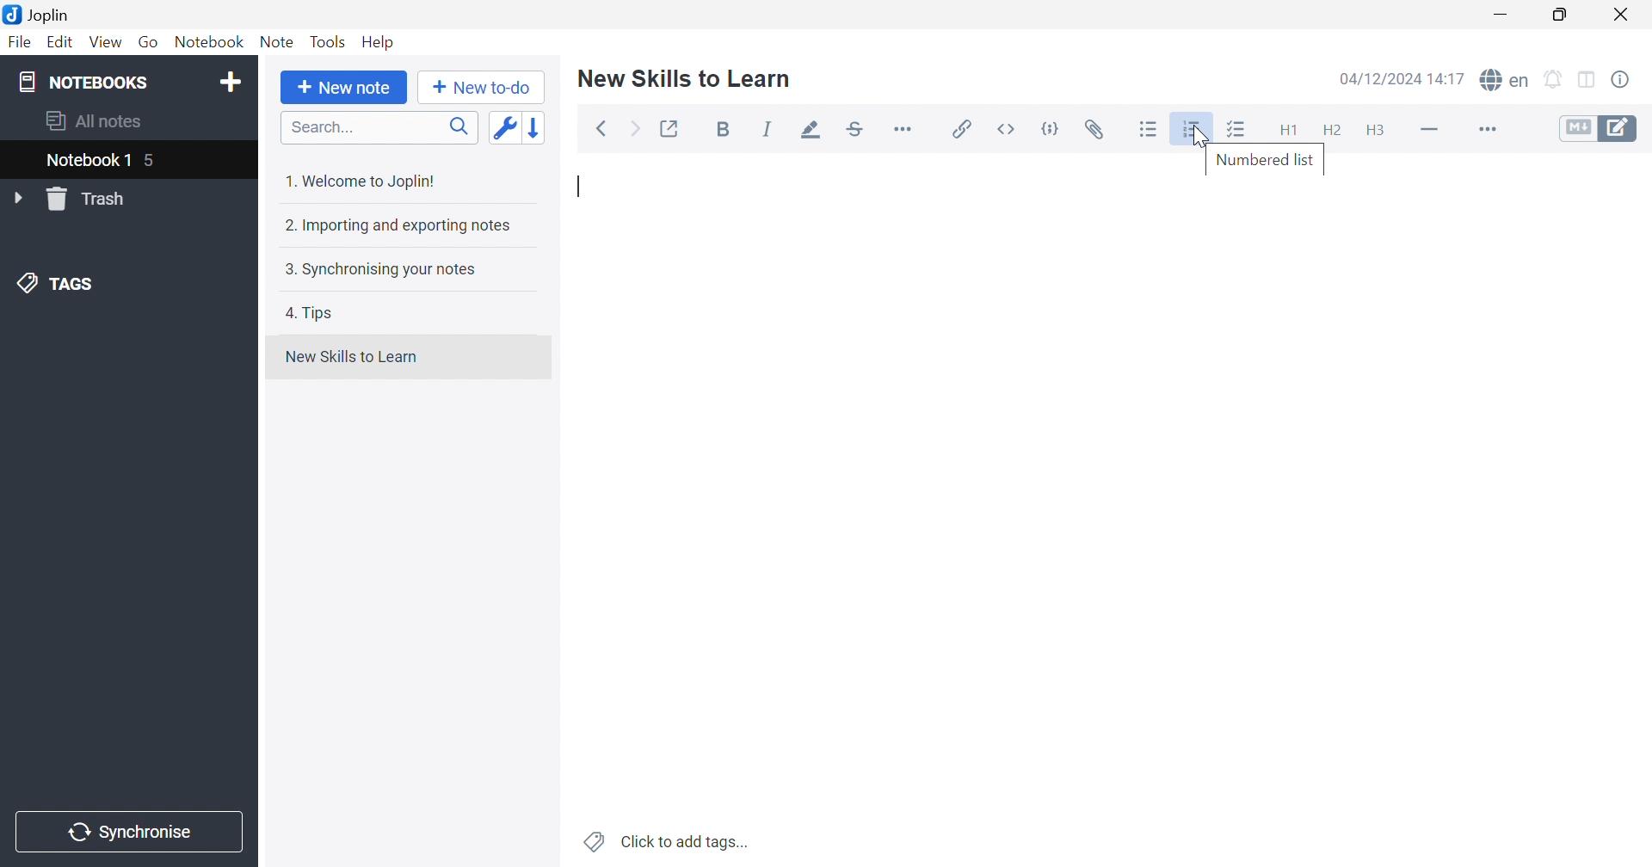 The image size is (1652, 867). What do you see at coordinates (133, 833) in the screenshot?
I see `Synchronize` at bounding box center [133, 833].